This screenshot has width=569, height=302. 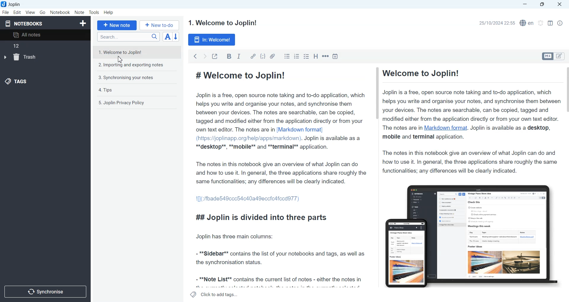 I want to click on Code, so click(x=263, y=56).